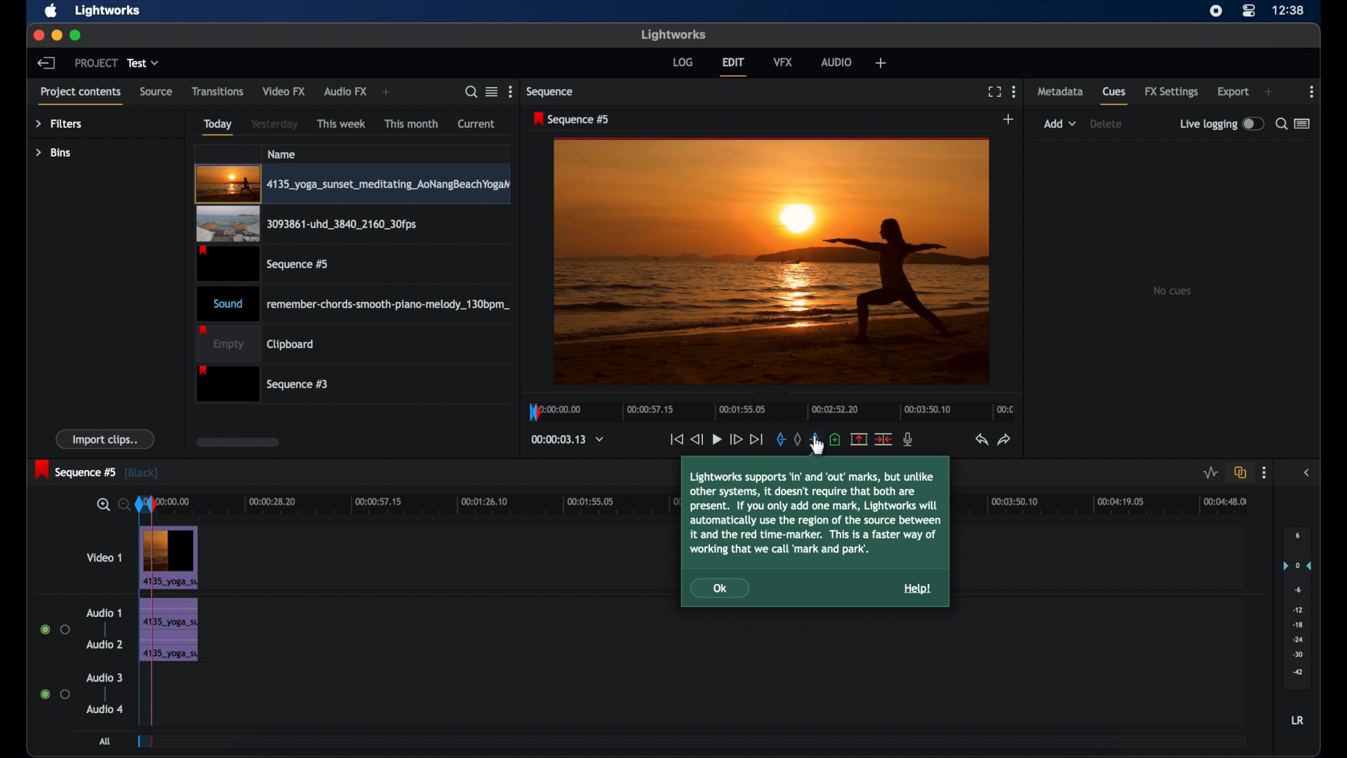 The image size is (1347, 758). I want to click on screen recorder icon, so click(1215, 11).